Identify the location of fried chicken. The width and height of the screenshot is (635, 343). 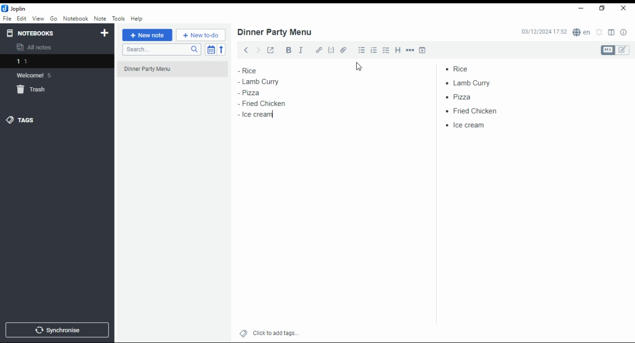
(265, 104).